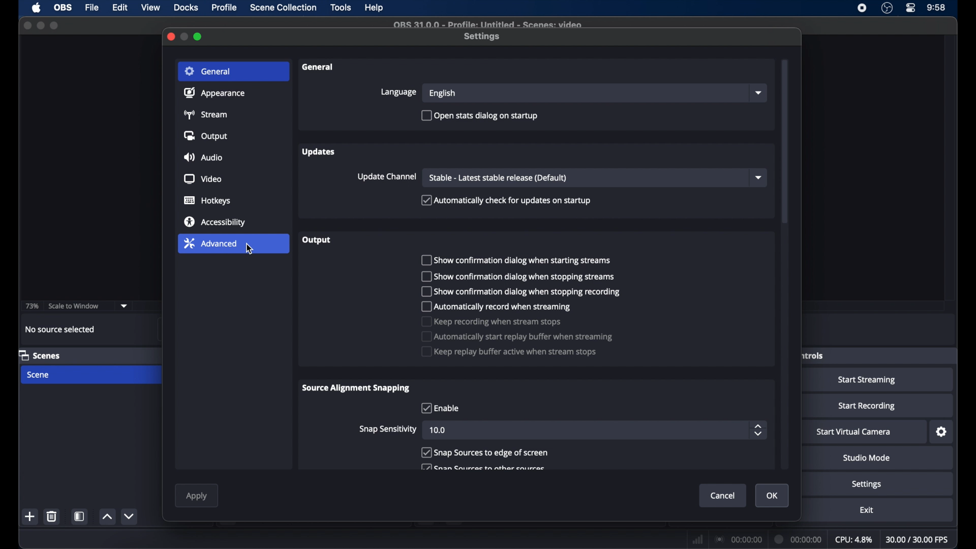 The image size is (976, 549). I want to click on checkbox, so click(506, 200).